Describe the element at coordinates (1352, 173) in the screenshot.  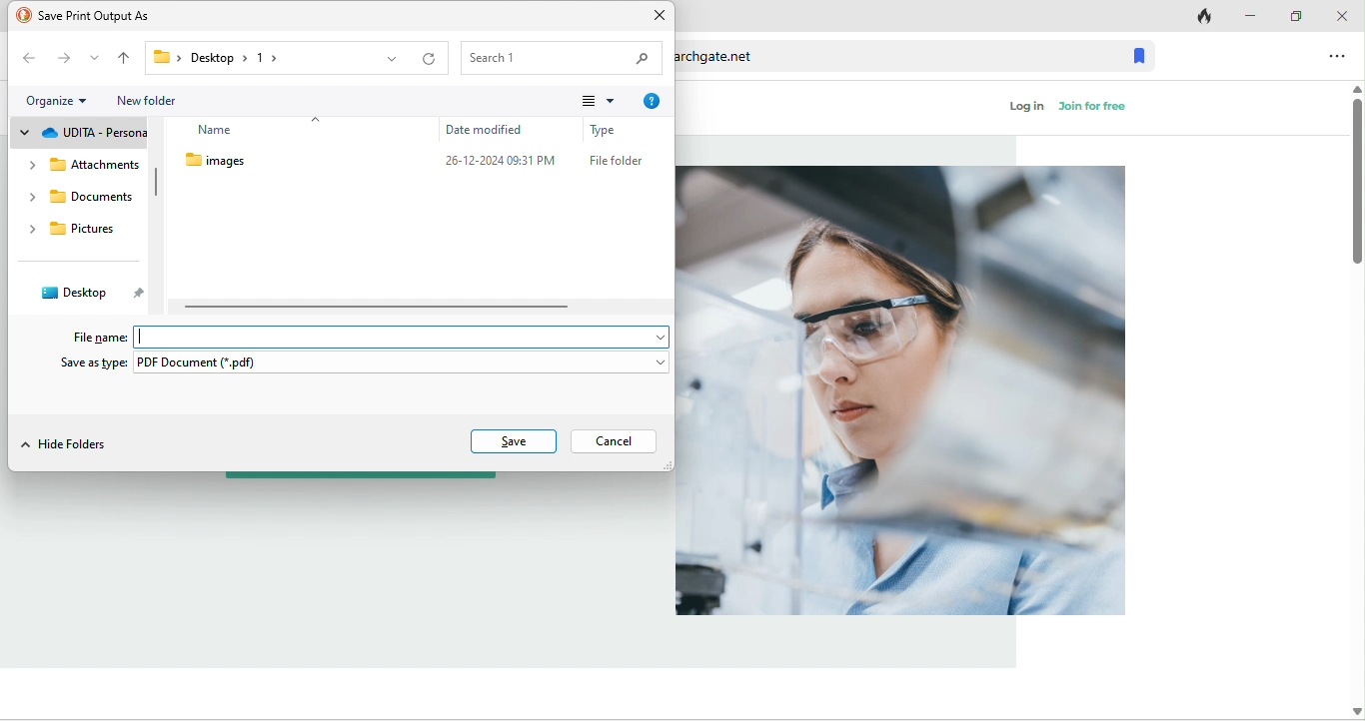
I see `vertical scroll bar` at that location.